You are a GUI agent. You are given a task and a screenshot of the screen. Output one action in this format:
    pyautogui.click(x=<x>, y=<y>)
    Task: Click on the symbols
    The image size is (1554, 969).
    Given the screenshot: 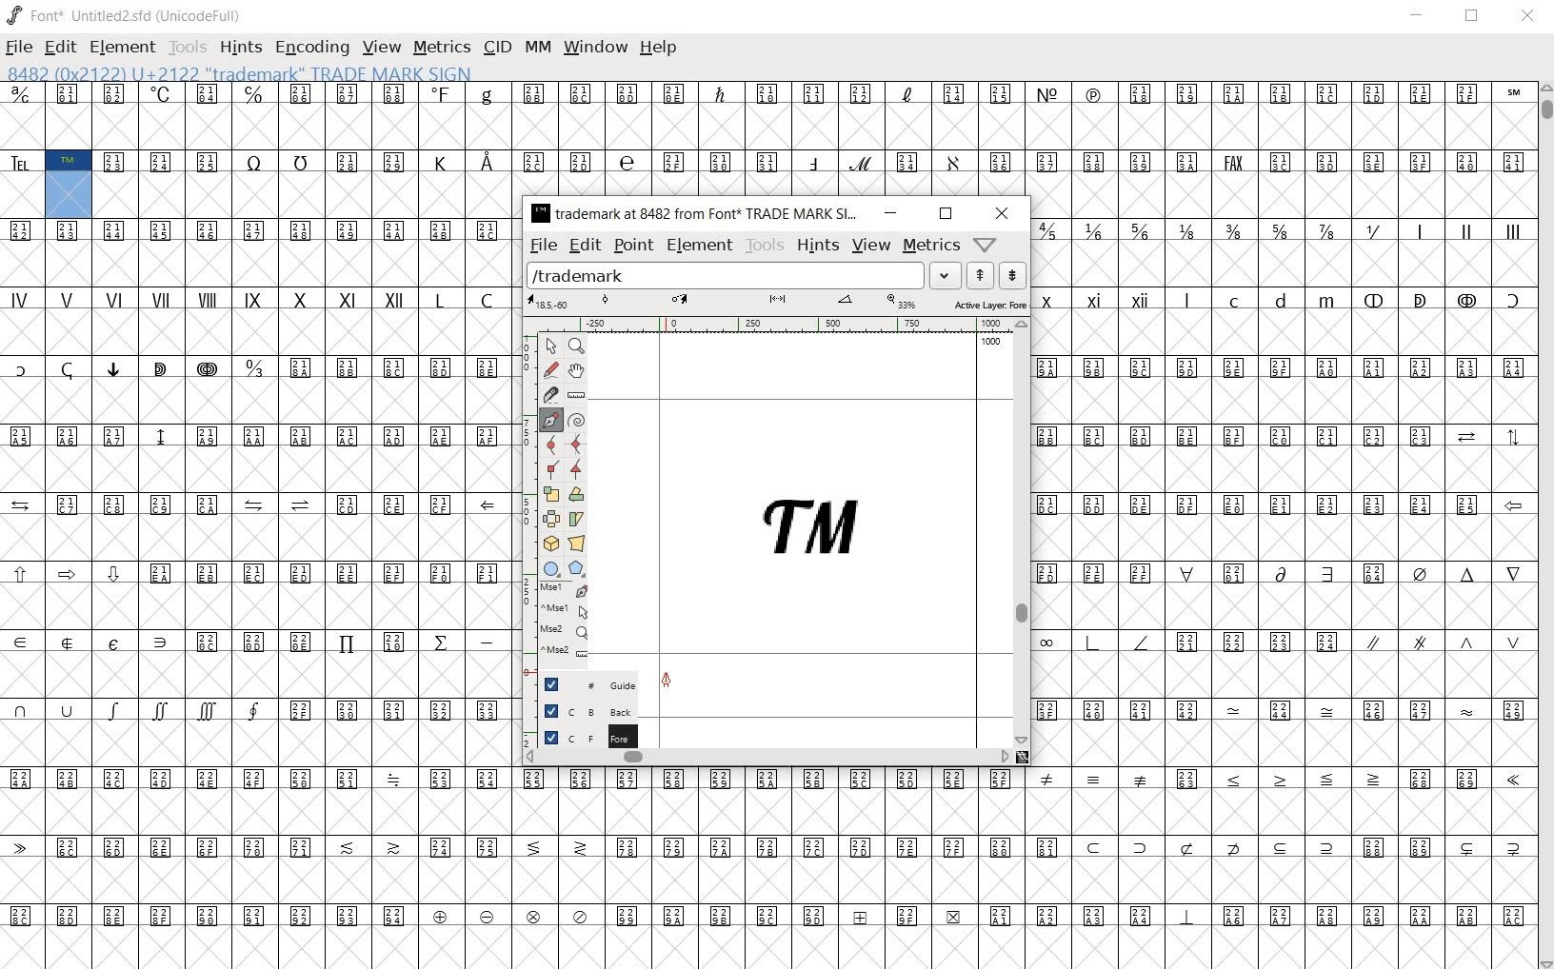 What is the action you would take?
    pyautogui.click(x=1285, y=676)
    